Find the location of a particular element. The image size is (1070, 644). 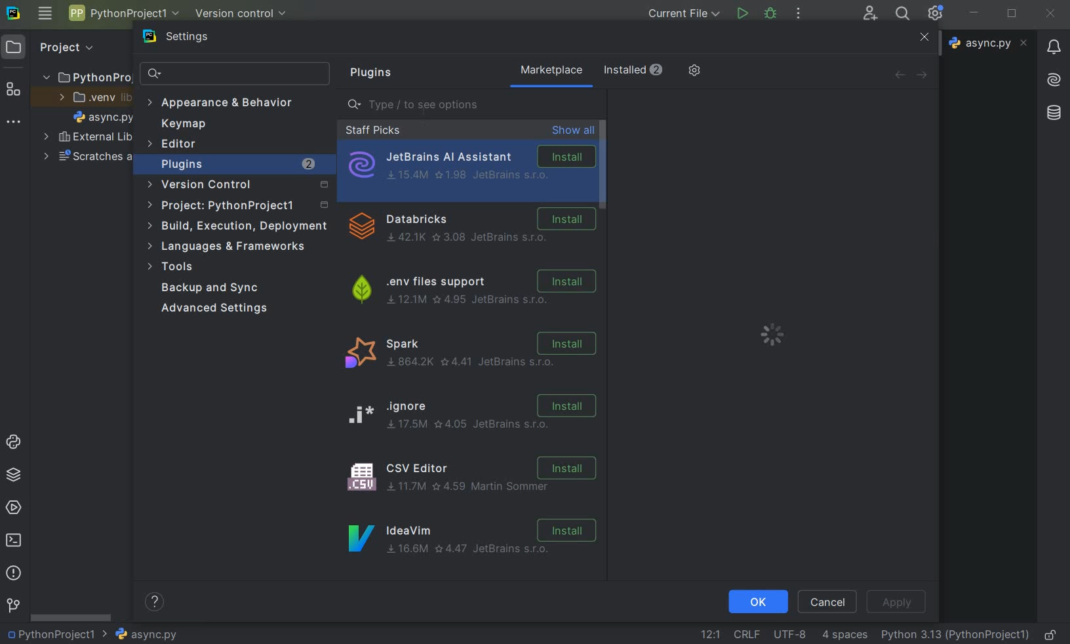

file name is located at coordinates (988, 43).